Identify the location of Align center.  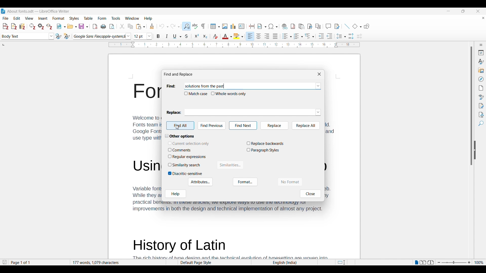
(259, 36).